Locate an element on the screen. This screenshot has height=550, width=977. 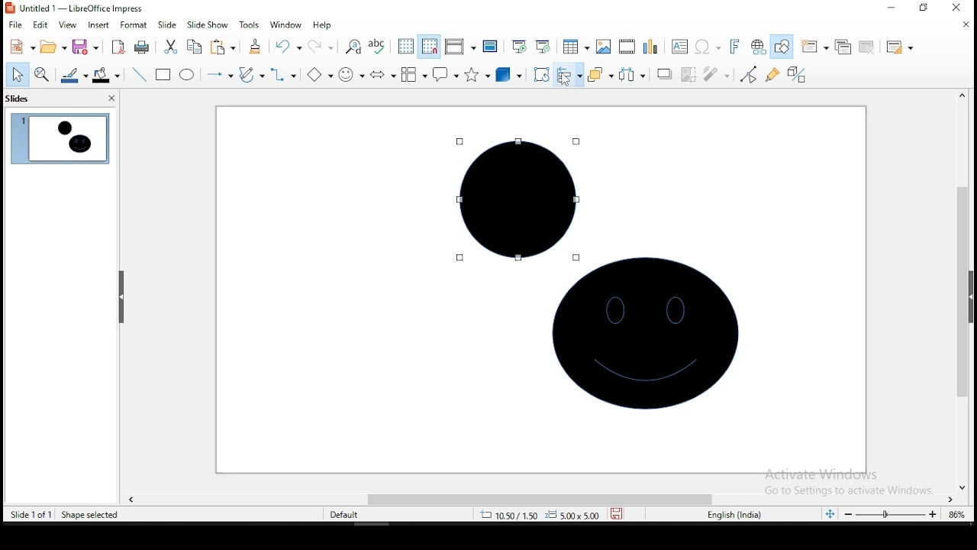
line color is located at coordinates (73, 77).